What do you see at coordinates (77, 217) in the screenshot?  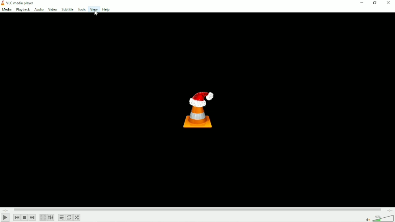 I see `Random` at bounding box center [77, 217].